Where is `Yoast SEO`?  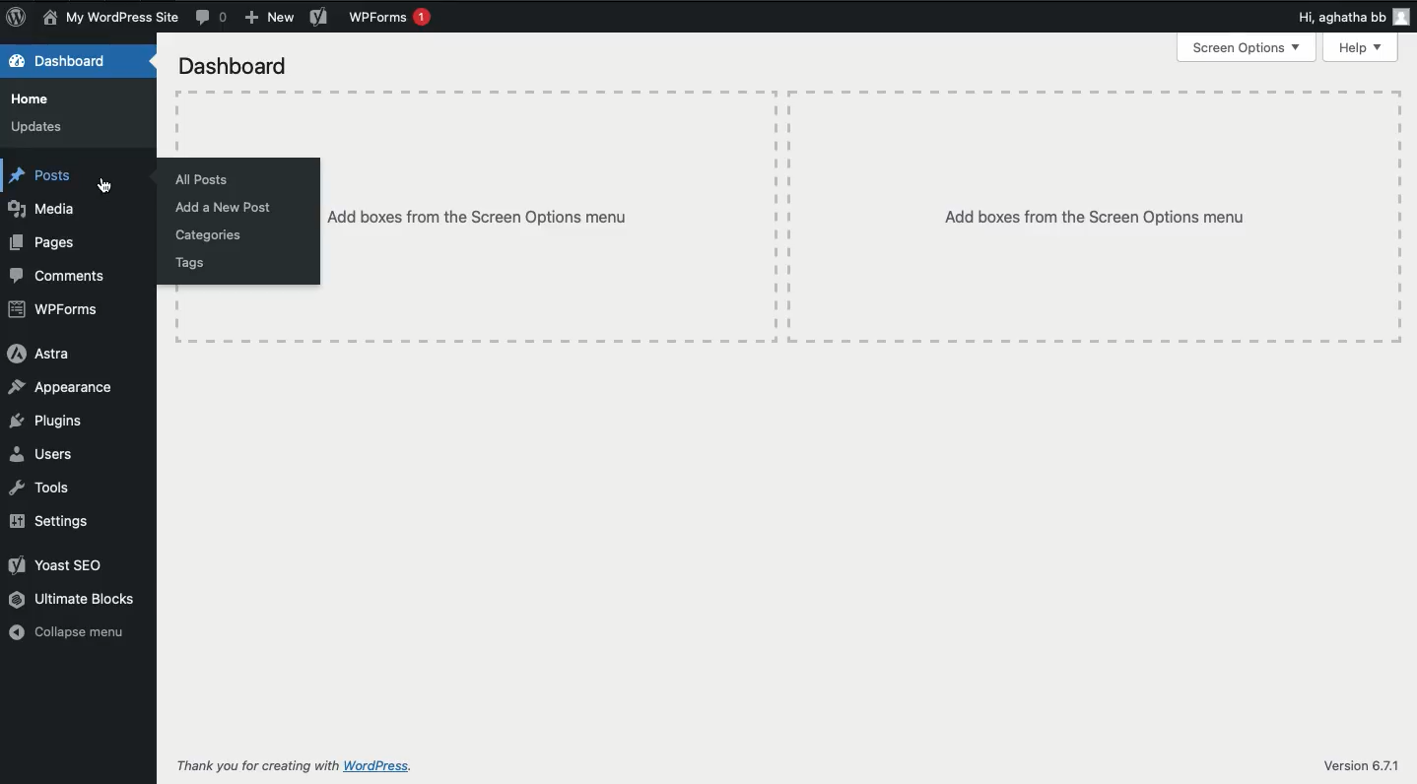 Yoast SEO is located at coordinates (58, 565).